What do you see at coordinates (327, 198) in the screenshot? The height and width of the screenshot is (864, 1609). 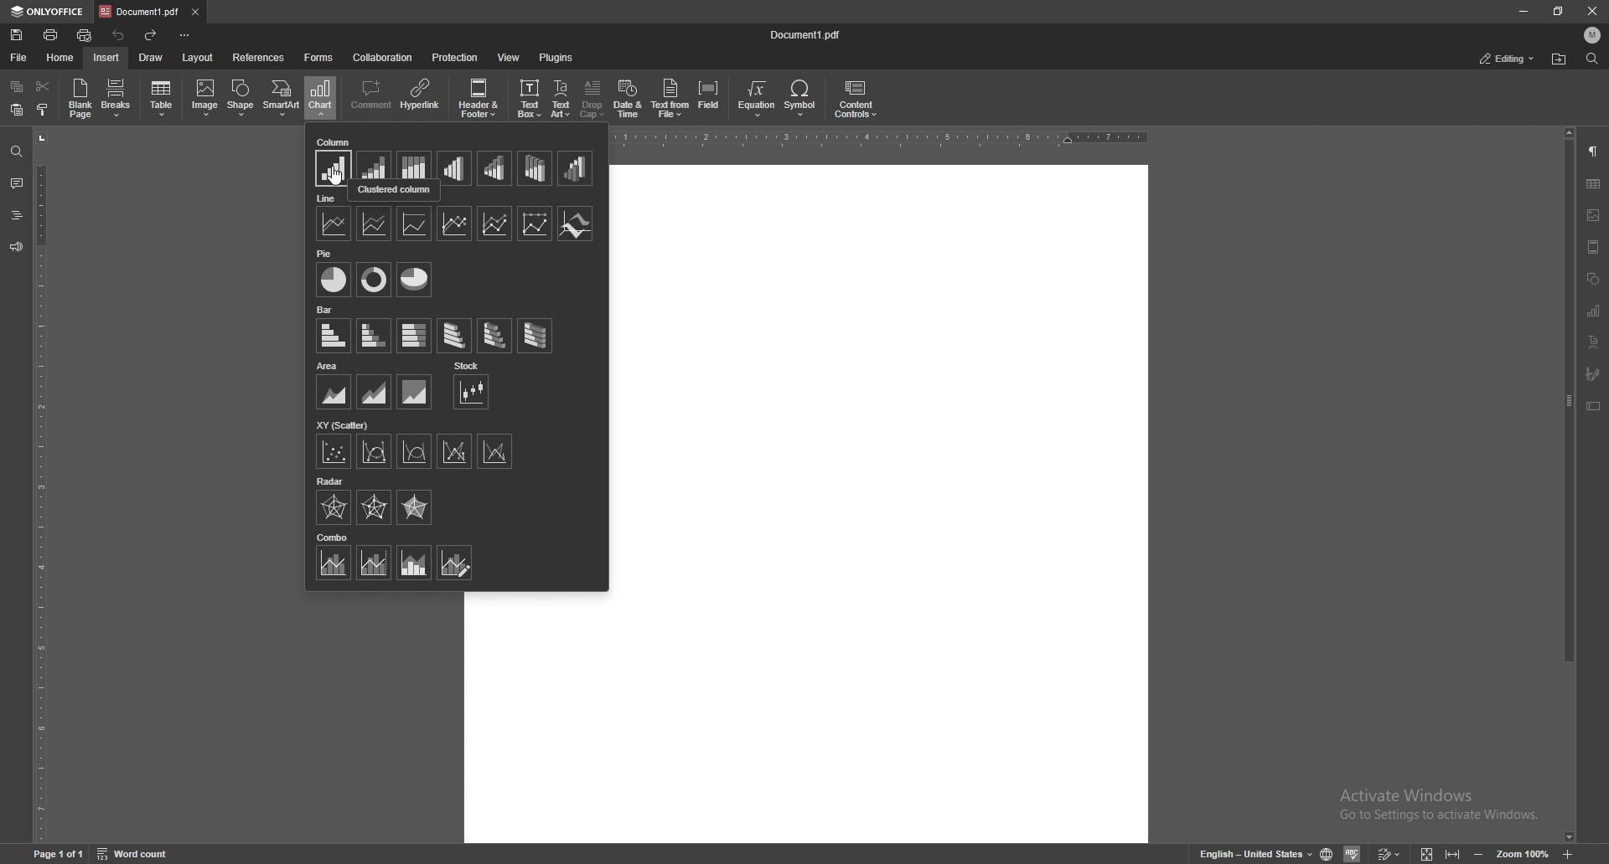 I see `line` at bounding box center [327, 198].